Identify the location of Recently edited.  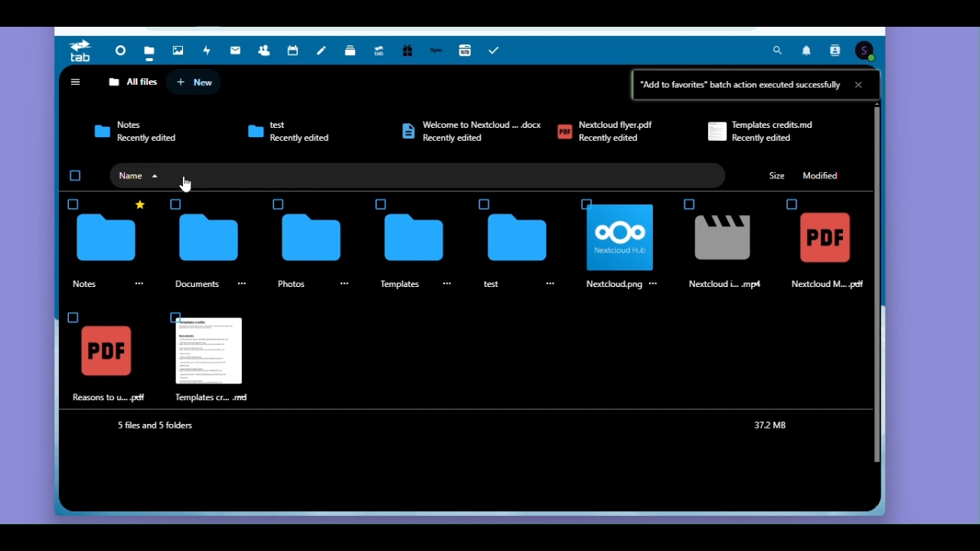
(146, 139).